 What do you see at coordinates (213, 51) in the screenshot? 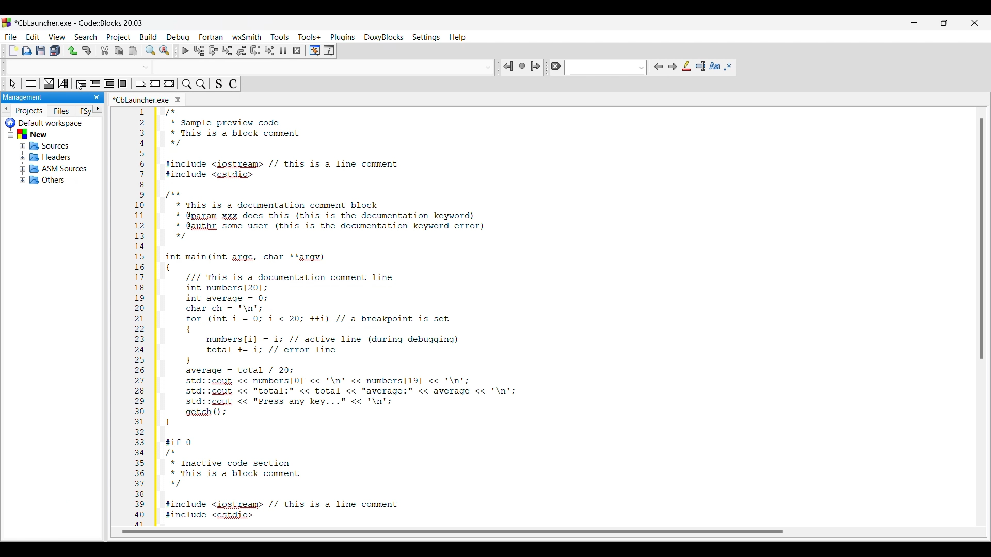
I see `Next line` at bounding box center [213, 51].